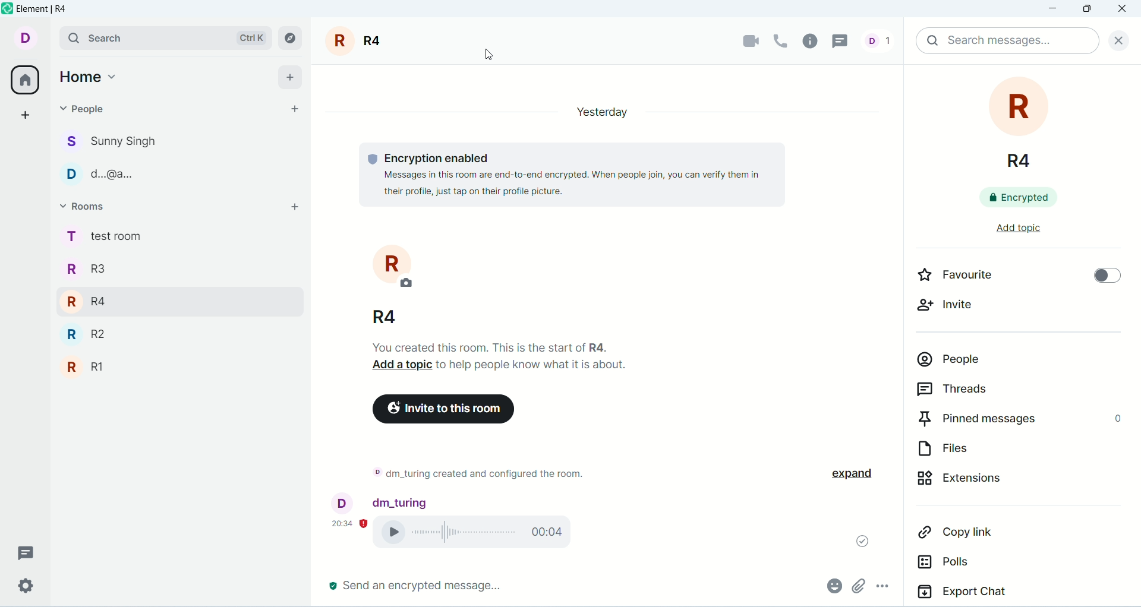 The width and height of the screenshot is (1141, 607). Describe the element at coordinates (90, 74) in the screenshot. I see `home` at that location.